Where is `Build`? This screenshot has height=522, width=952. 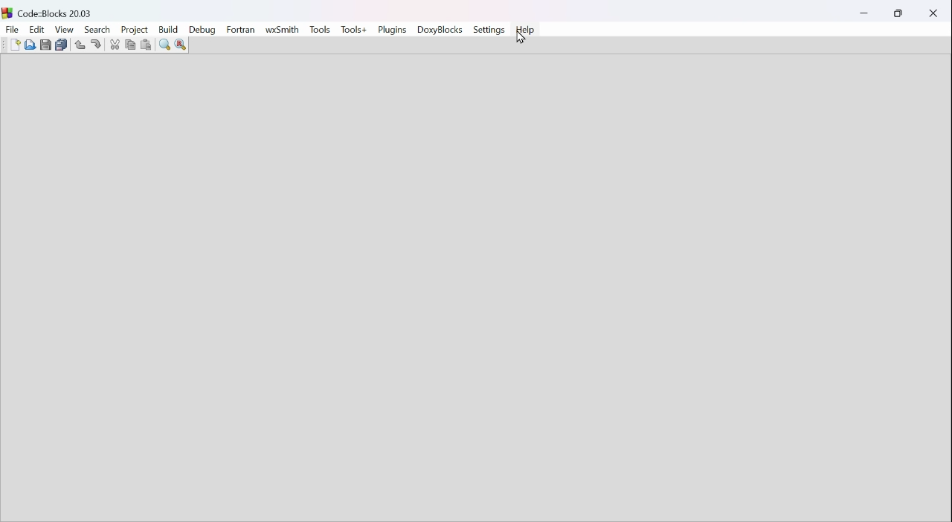
Build is located at coordinates (168, 30).